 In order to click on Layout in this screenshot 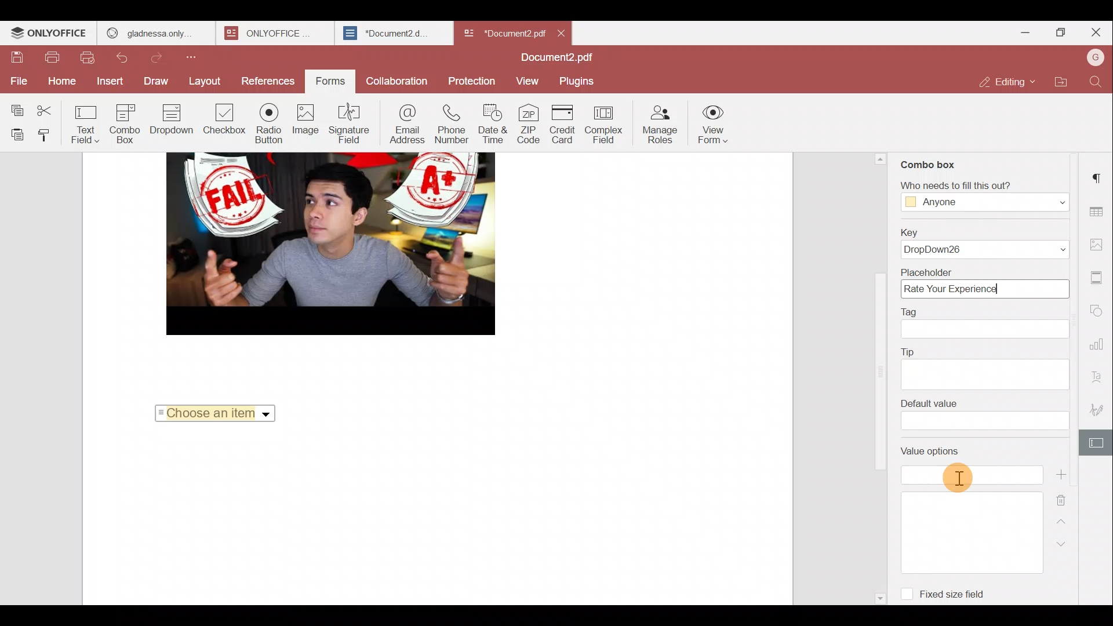, I will do `click(204, 83)`.